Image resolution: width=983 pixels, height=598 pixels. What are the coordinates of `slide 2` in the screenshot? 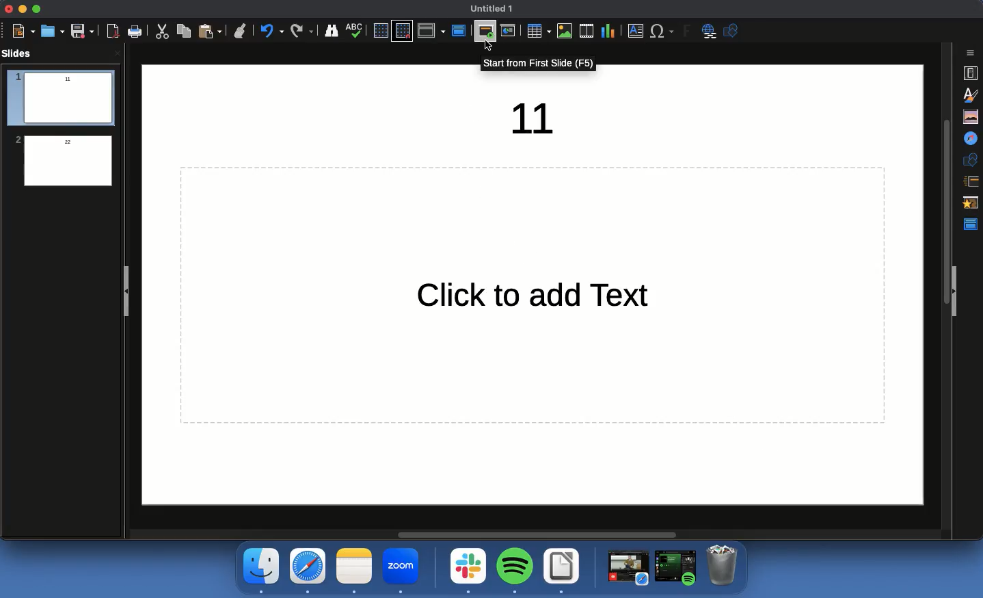 It's located at (60, 161).